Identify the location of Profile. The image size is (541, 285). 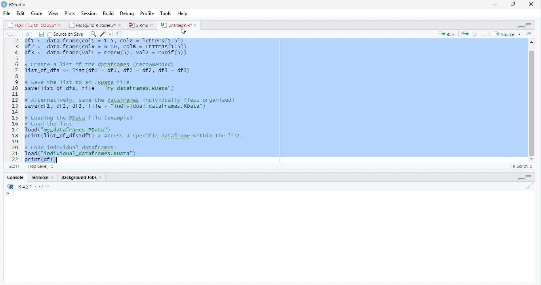
(147, 13).